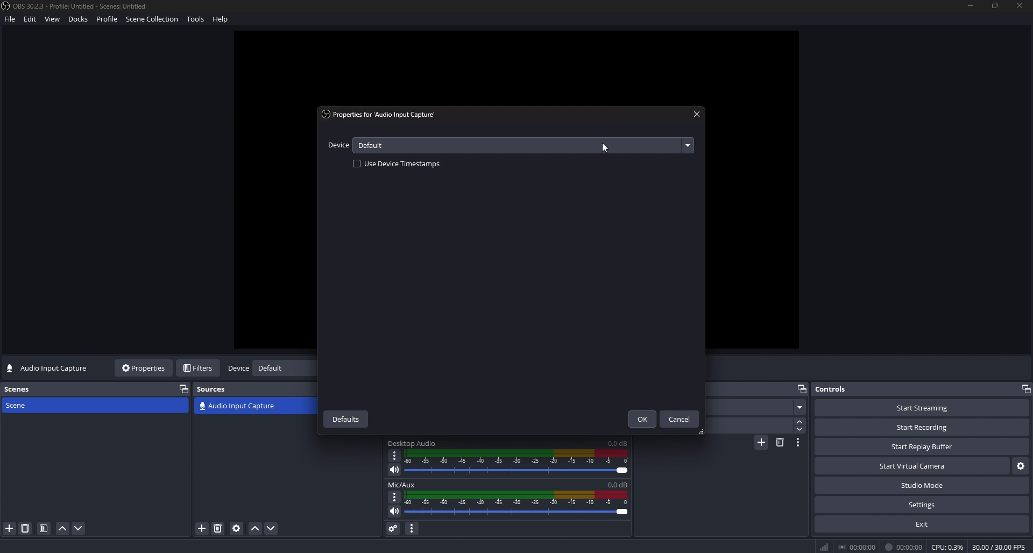 The width and height of the screenshot is (1033, 553). What do you see at coordinates (236, 528) in the screenshot?
I see `source properties` at bounding box center [236, 528].